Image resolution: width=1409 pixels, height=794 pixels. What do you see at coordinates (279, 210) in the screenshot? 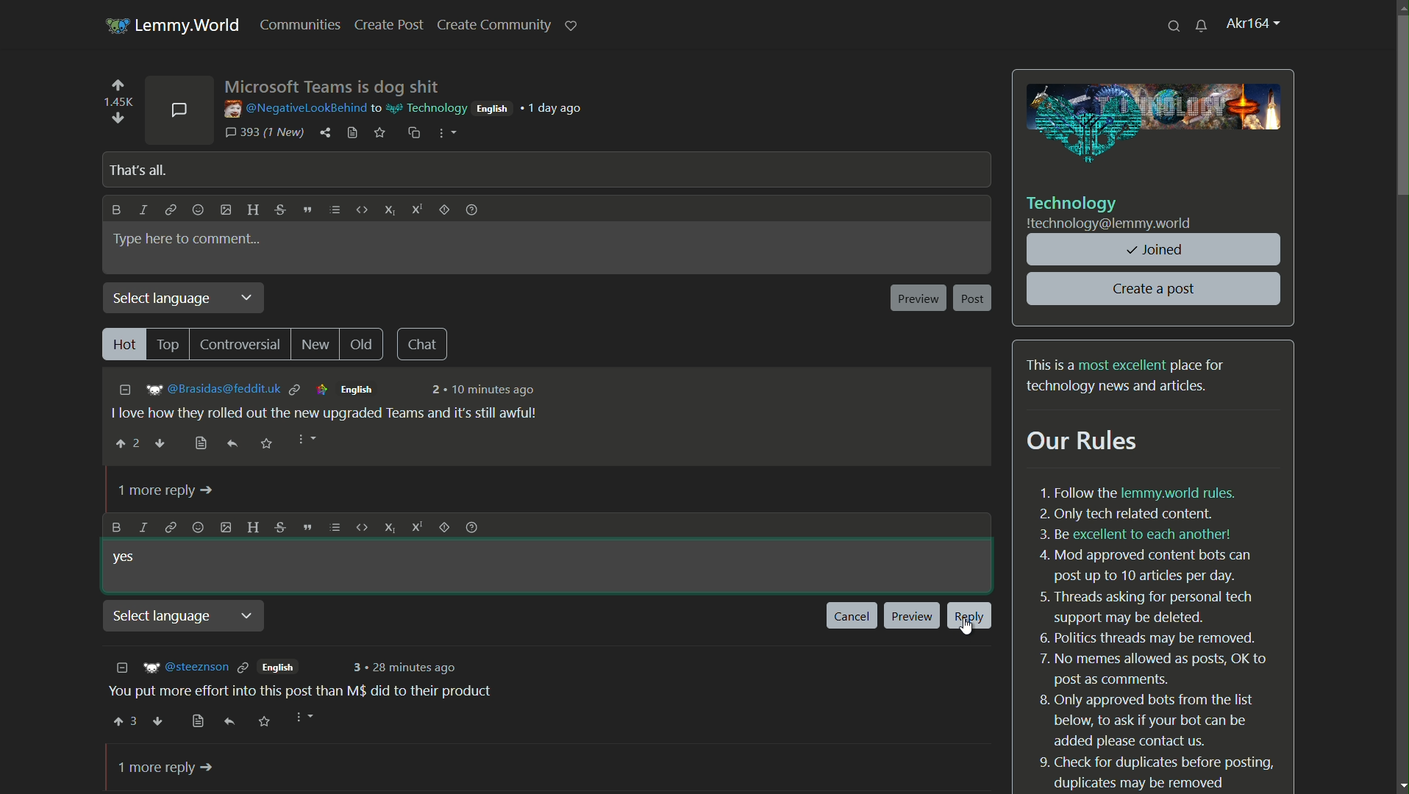
I see `strikethrough` at bounding box center [279, 210].